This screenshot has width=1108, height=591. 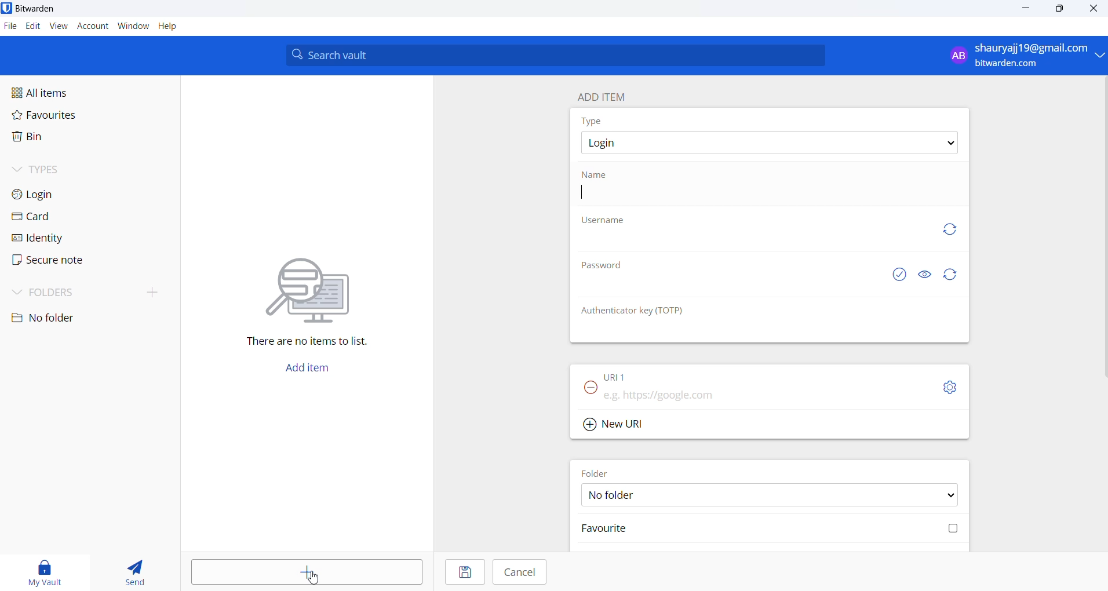 What do you see at coordinates (606, 96) in the screenshot?
I see `add item heading` at bounding box center [606, 96].